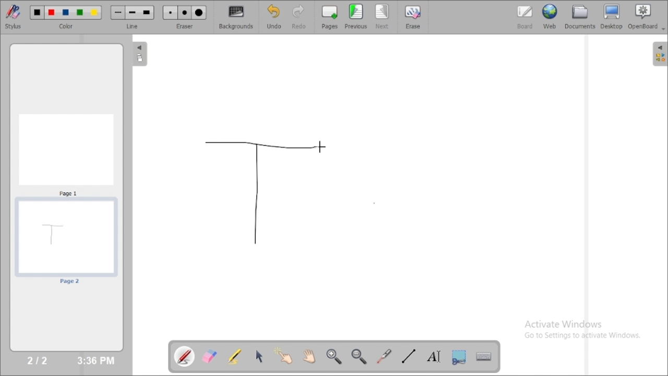 The height and width of the screenshot is (376, 668). What do you see at coordinates (586, 331) in the screenshot?
I see `Activate Windows
Go to Settings to activate Windows.` at bounding box center [586, 331].